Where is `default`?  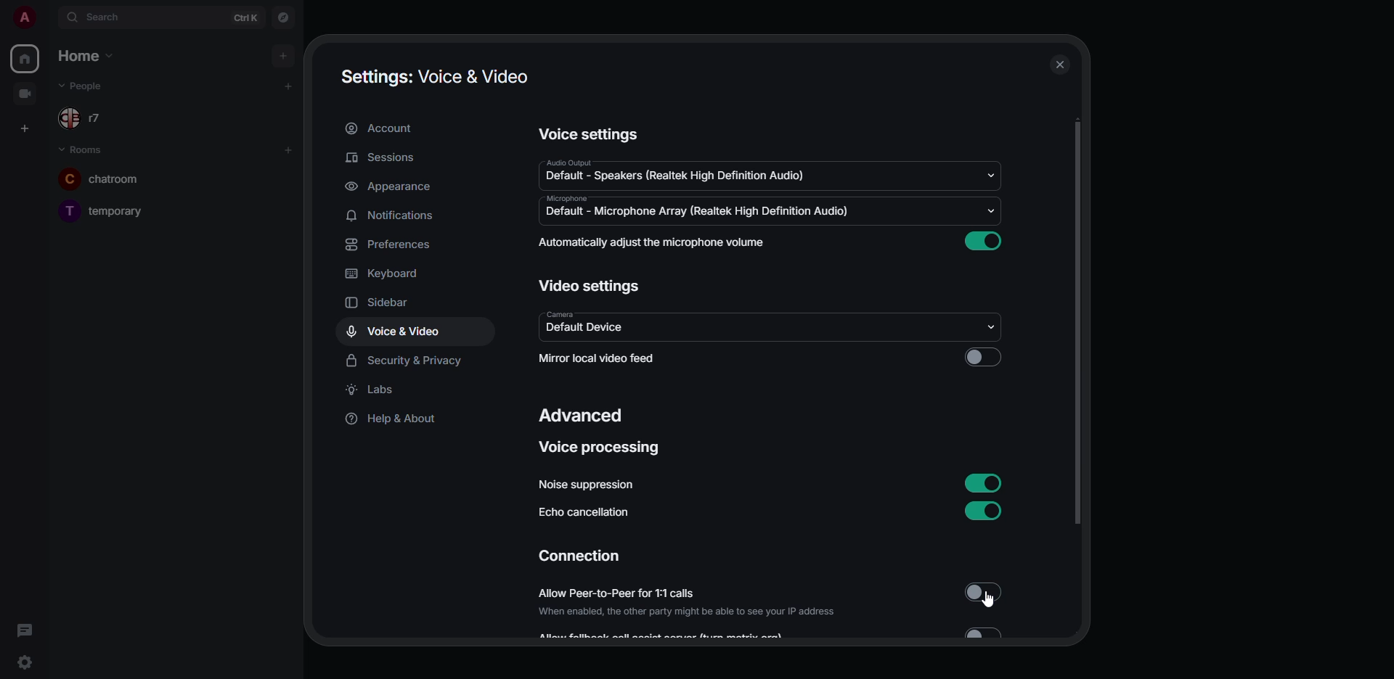
default is located at coordinates (706, 213).